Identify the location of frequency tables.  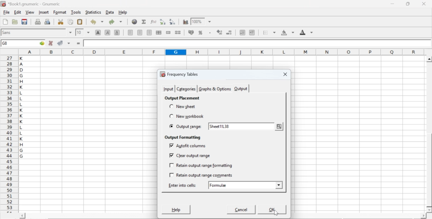
(179, 74).